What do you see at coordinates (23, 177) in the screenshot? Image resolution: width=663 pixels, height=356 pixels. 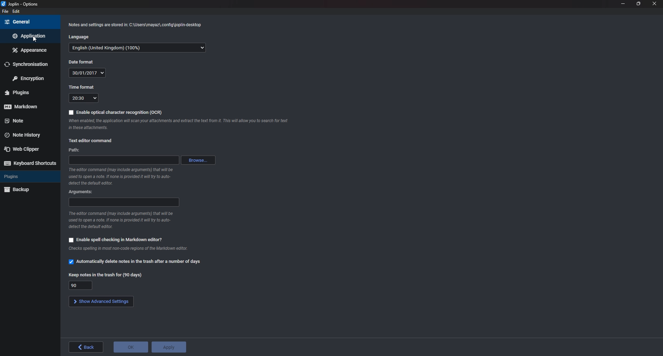 I see `Plugins` at bounding box center [23, 177].